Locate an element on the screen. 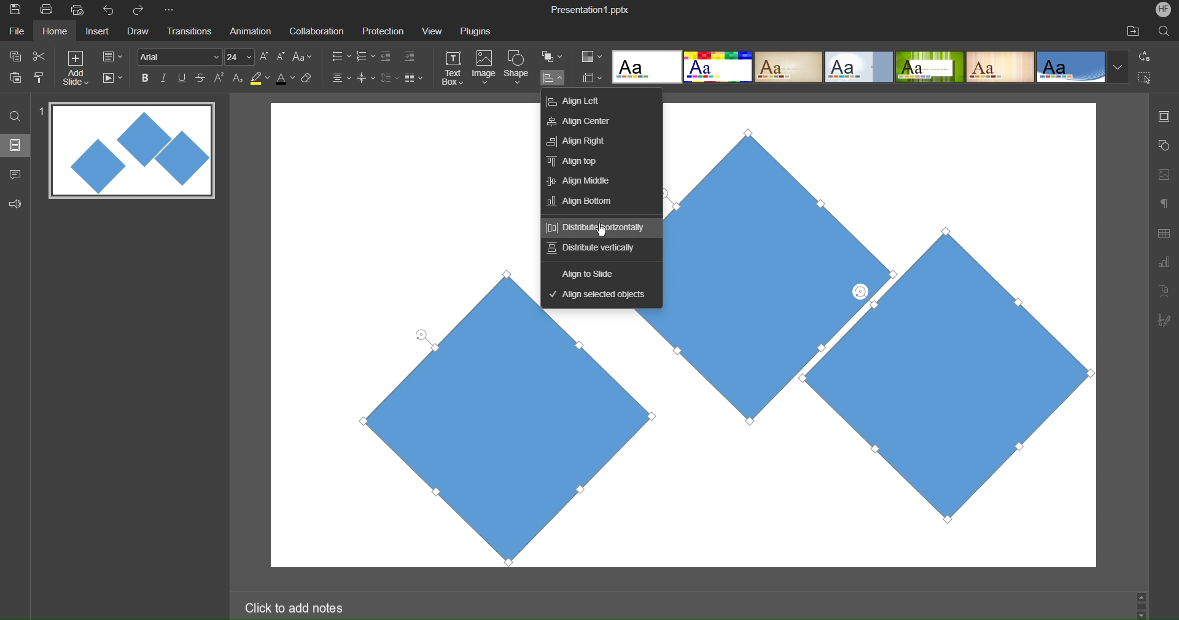  File is located at coordinates (18, 31).